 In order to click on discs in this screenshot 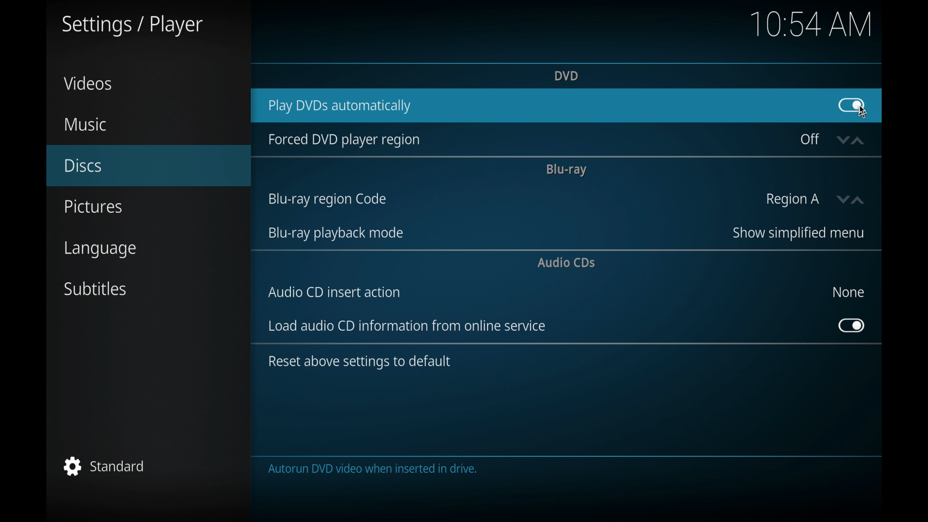, I will do `click(83, 166)`.